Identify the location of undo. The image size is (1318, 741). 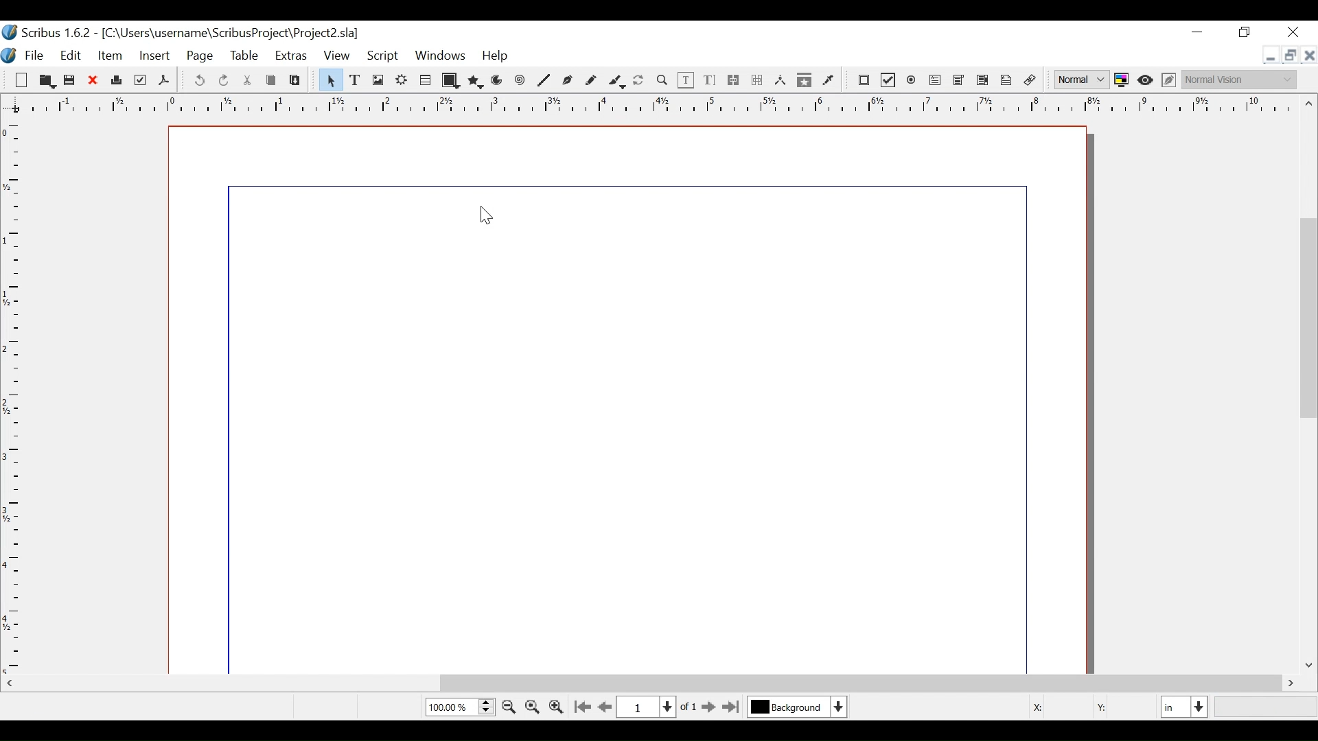
(200, 81).